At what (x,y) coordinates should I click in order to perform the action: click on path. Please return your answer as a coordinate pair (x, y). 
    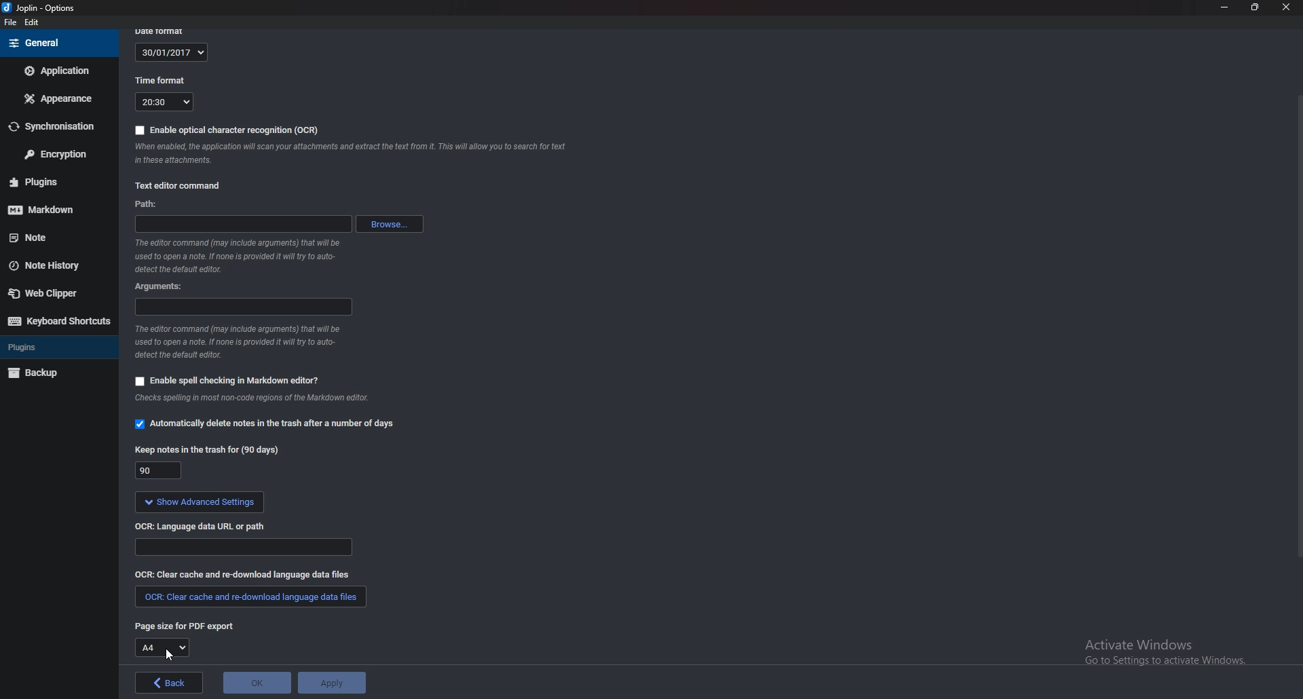
    Looking at the image, I should click on (151, 205).